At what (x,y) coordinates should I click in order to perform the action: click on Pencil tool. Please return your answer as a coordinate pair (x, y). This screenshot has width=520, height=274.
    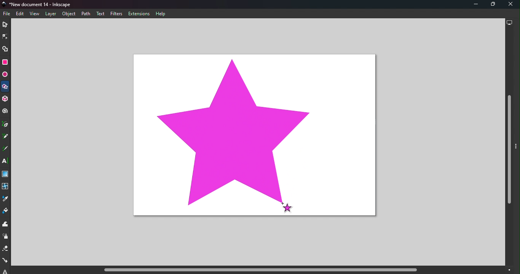
    Looking at the image, I should click on (5, 137).